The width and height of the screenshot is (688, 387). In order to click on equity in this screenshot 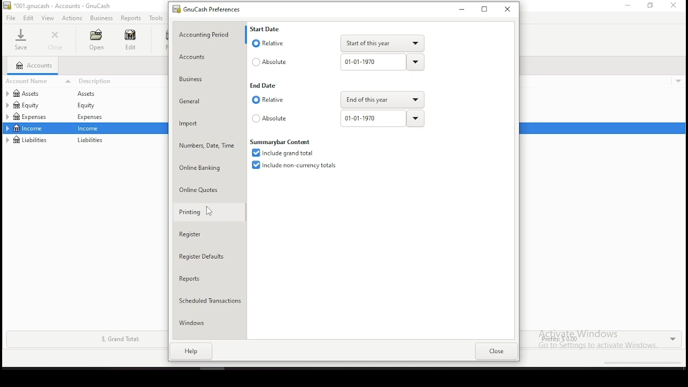, I will do `click(89, 105)`.